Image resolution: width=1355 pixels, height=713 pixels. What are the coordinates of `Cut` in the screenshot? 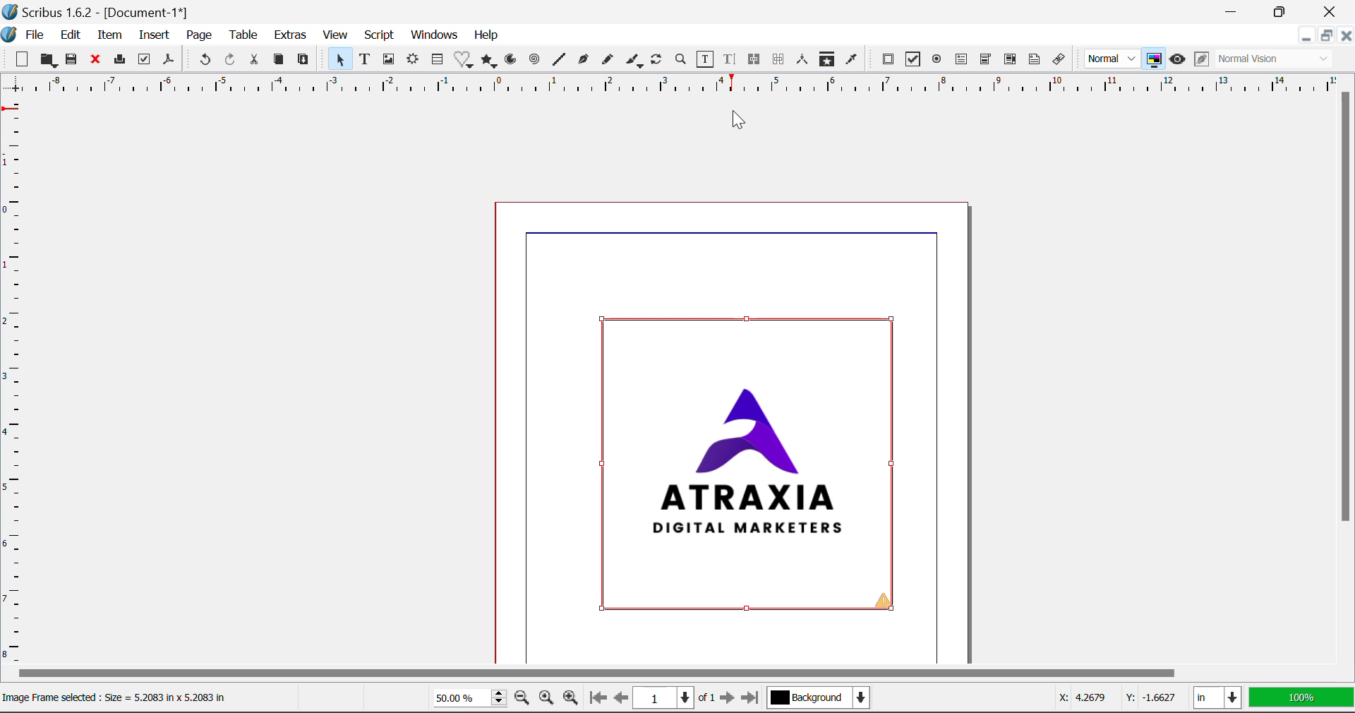 It's located at (254, 60).